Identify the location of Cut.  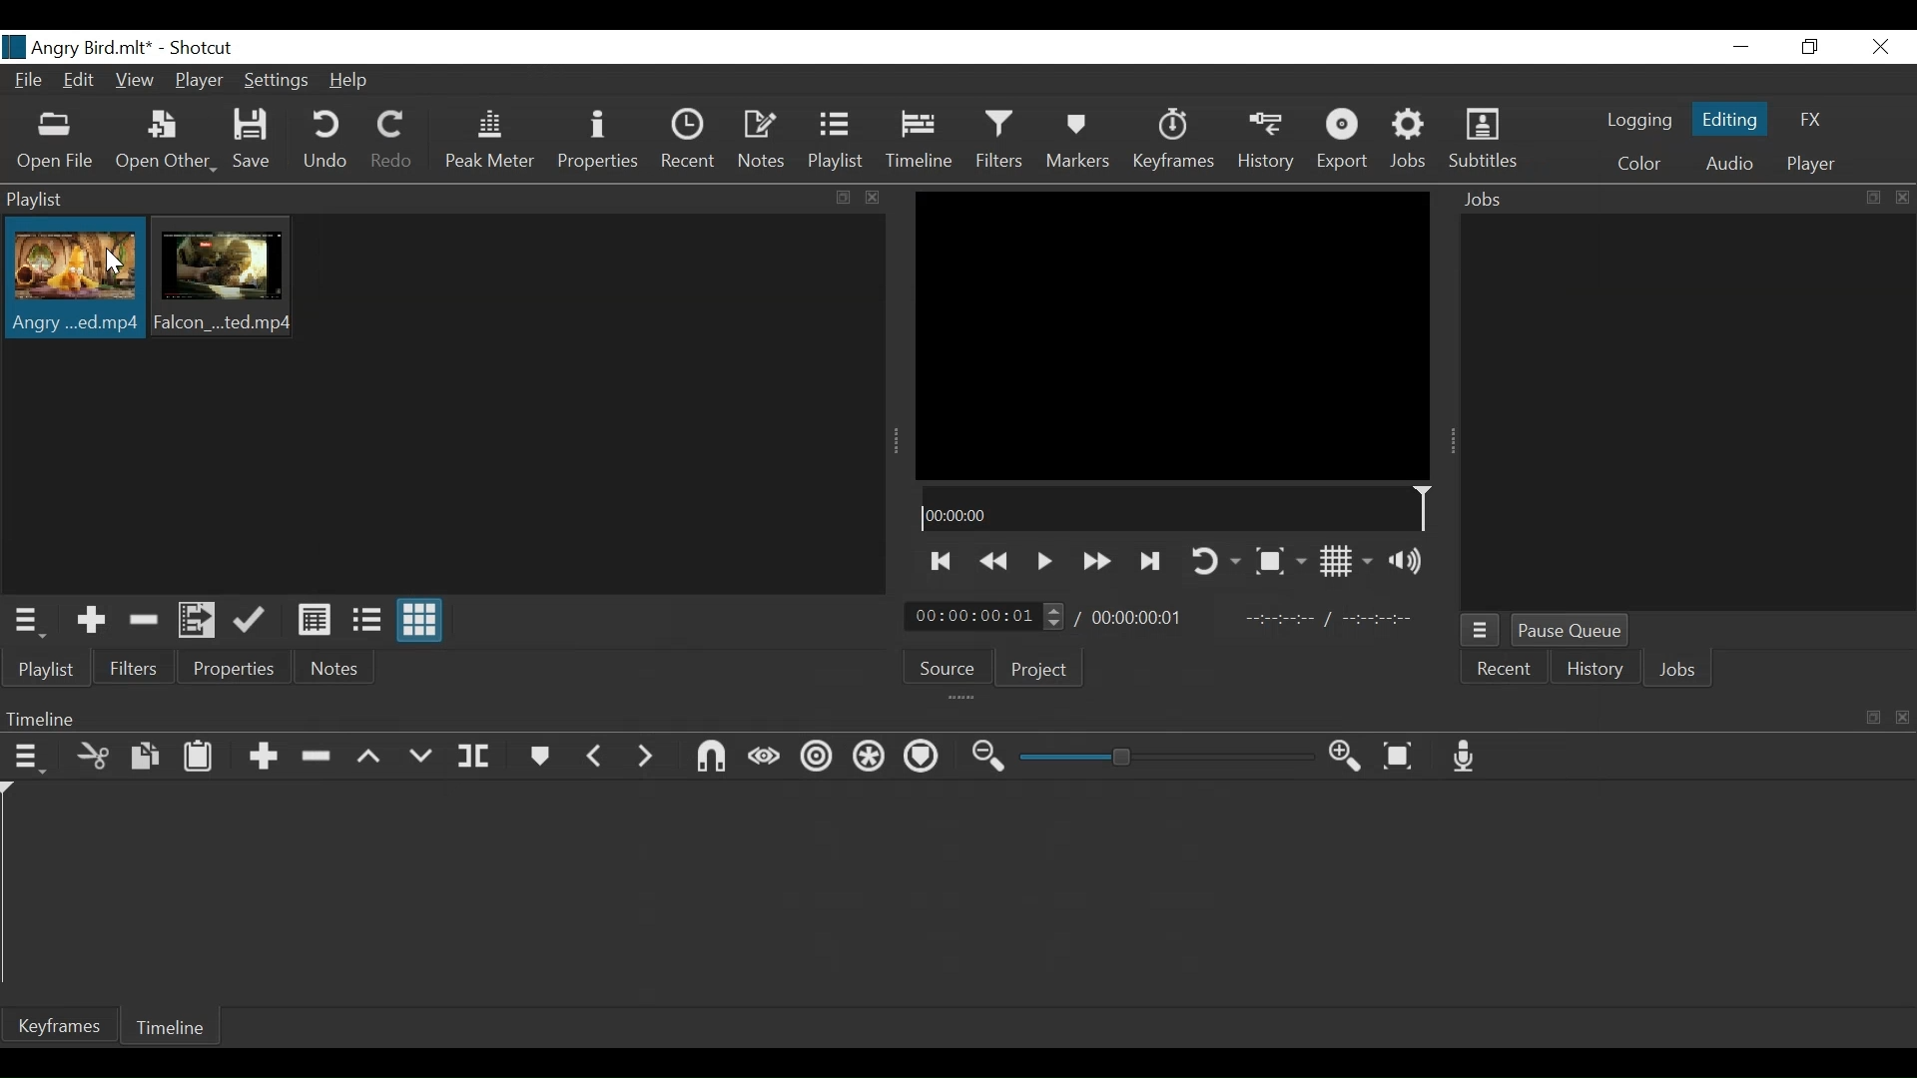
(93, 756).